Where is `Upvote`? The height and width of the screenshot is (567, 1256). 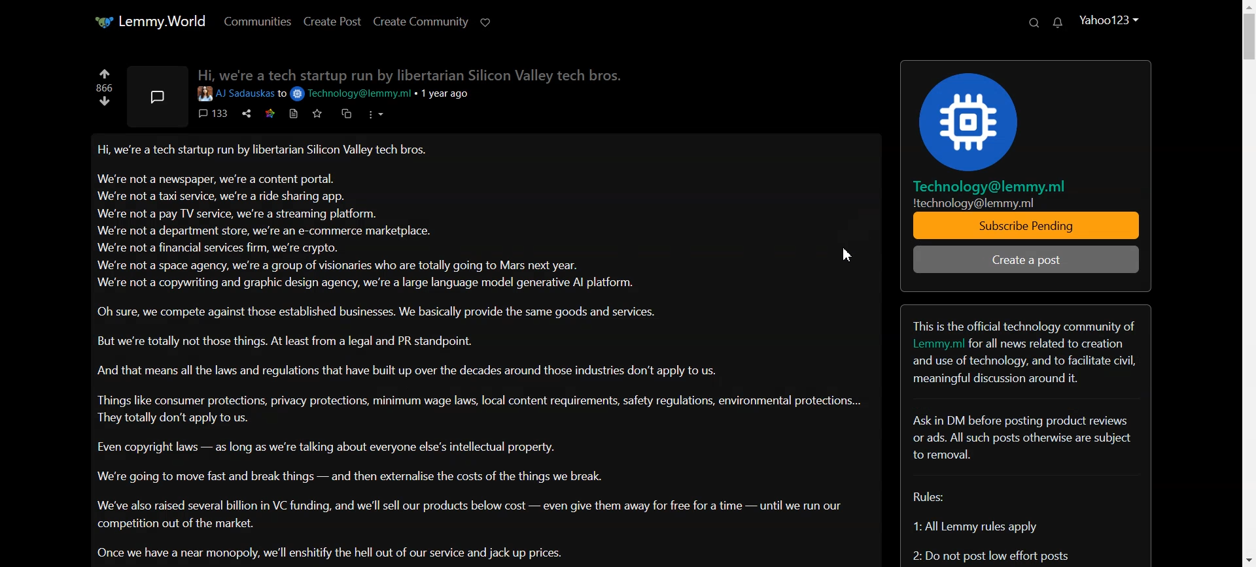 Upvote is located at coordinates (105, 73).